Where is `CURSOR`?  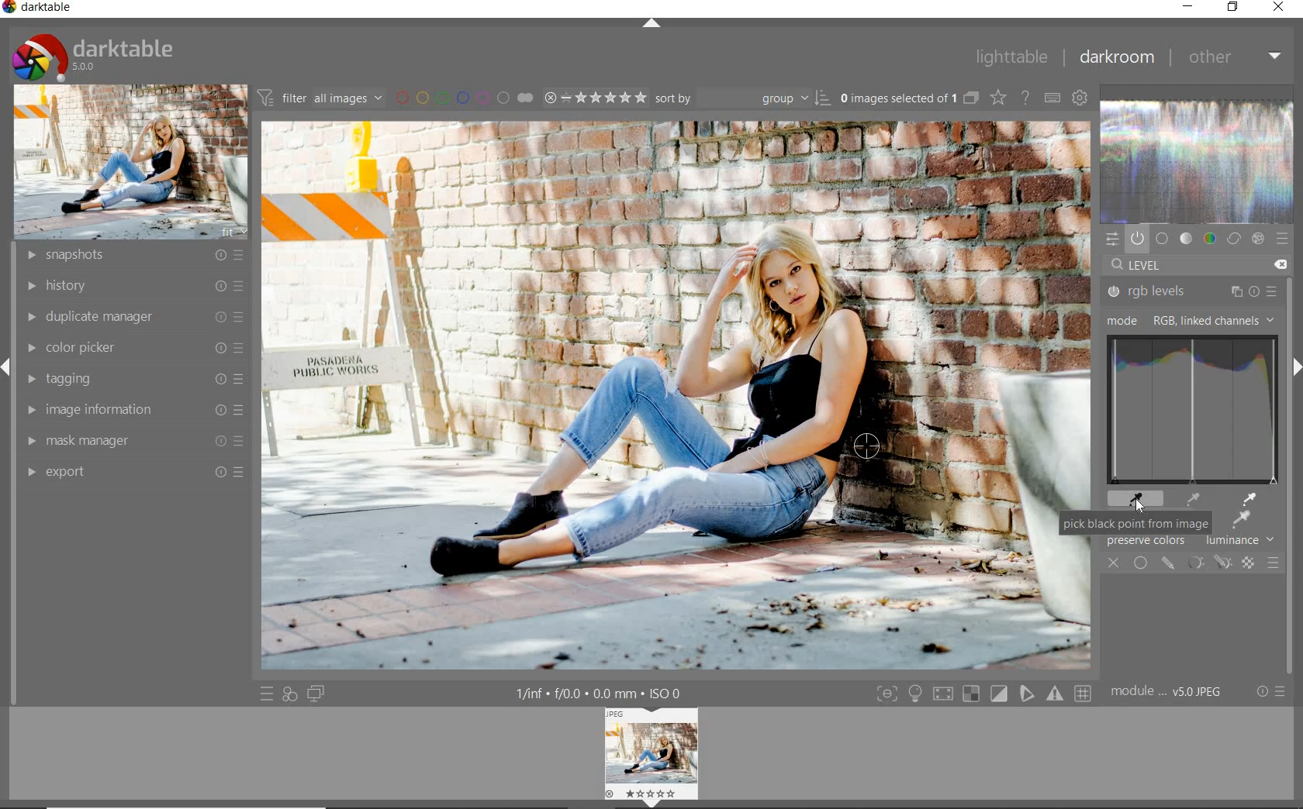 CURSOR is located at coordinates (1142, 508).